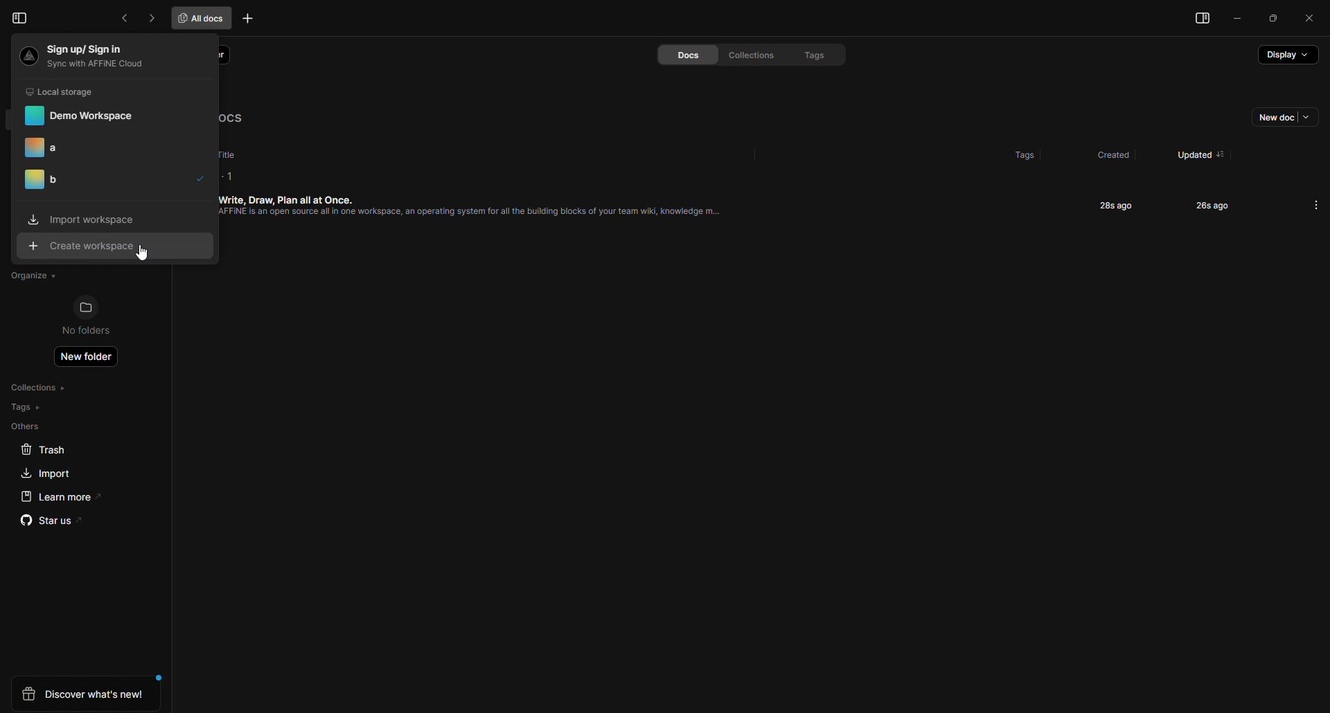 The height and width of the screenshot is (713, 1330). Describe the element at coordinates (88, 247) in the screenshot. I see `create workspace` at that location.